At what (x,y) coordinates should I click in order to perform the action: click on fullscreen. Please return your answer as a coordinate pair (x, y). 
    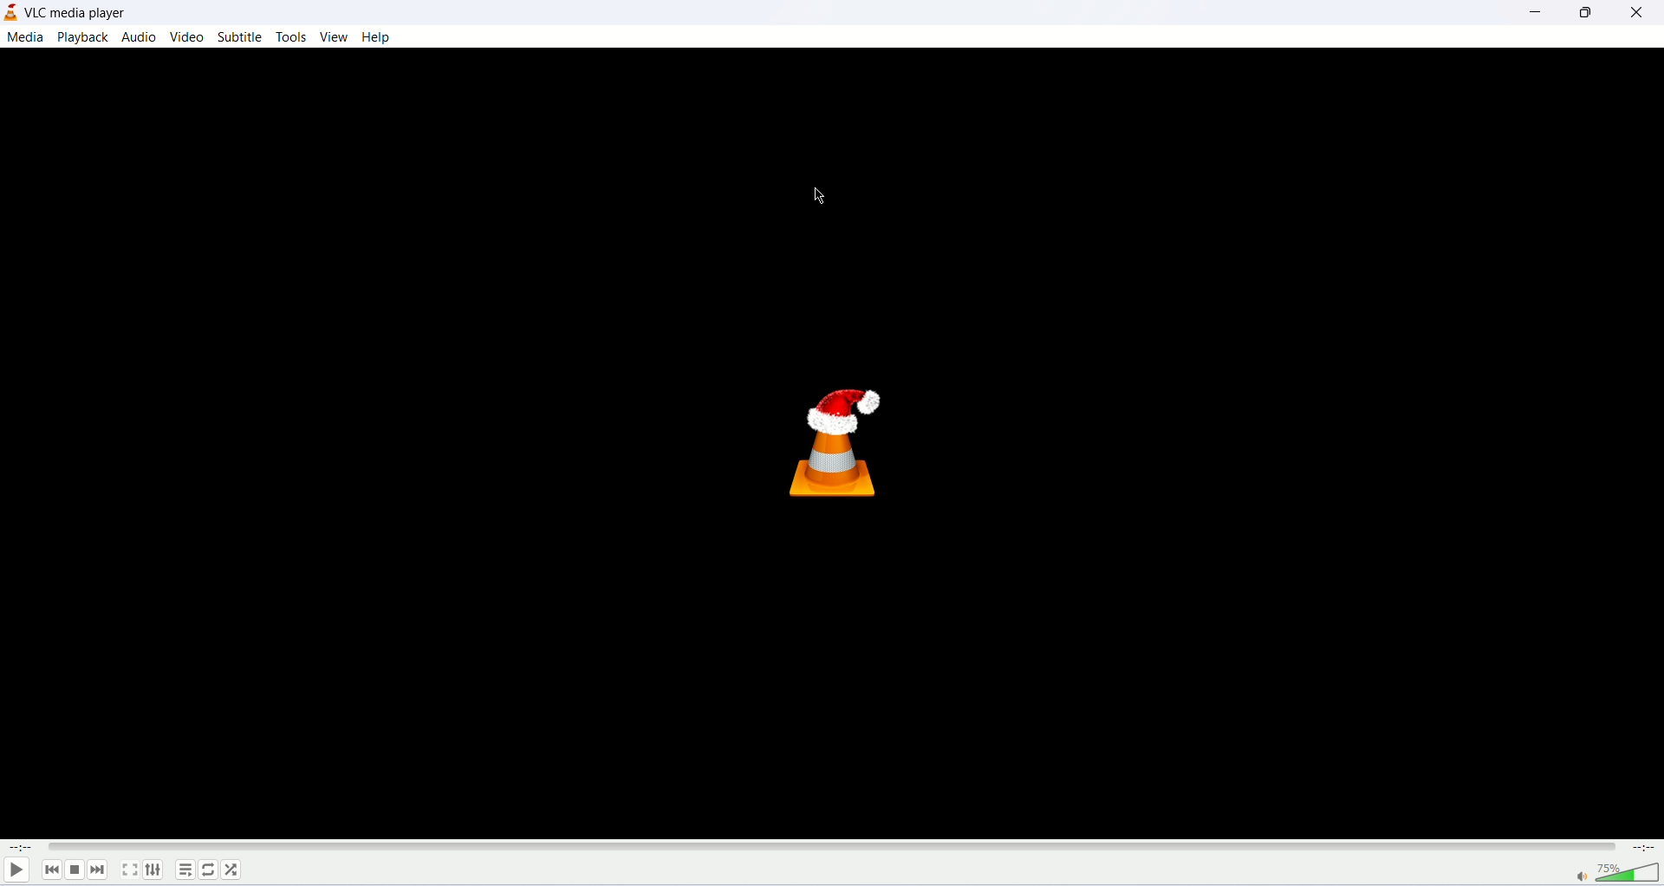
    Looking at the image, I should click on (129, 870).